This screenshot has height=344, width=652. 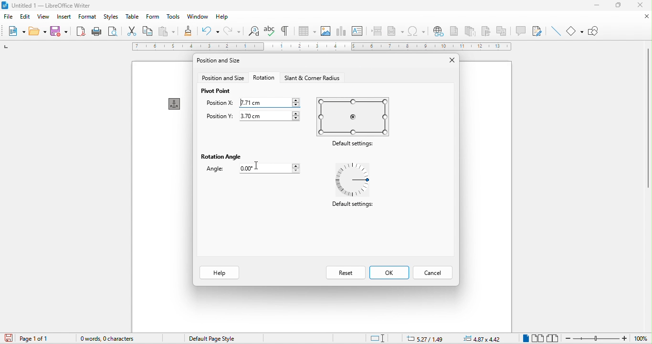 I want to click on close, so click(x=641, y=5).